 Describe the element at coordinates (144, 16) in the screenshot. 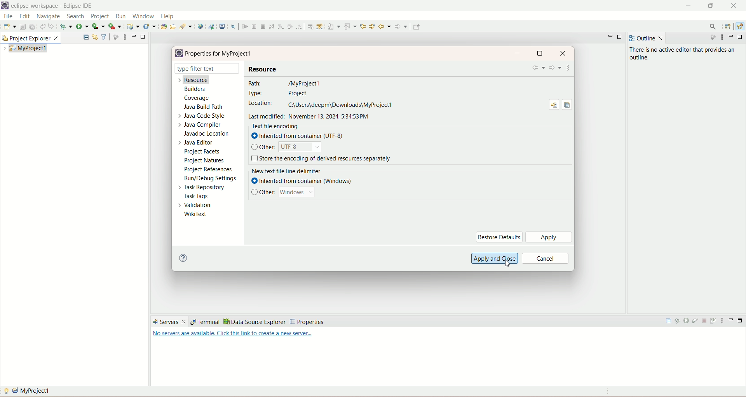

I see `window` at that location.